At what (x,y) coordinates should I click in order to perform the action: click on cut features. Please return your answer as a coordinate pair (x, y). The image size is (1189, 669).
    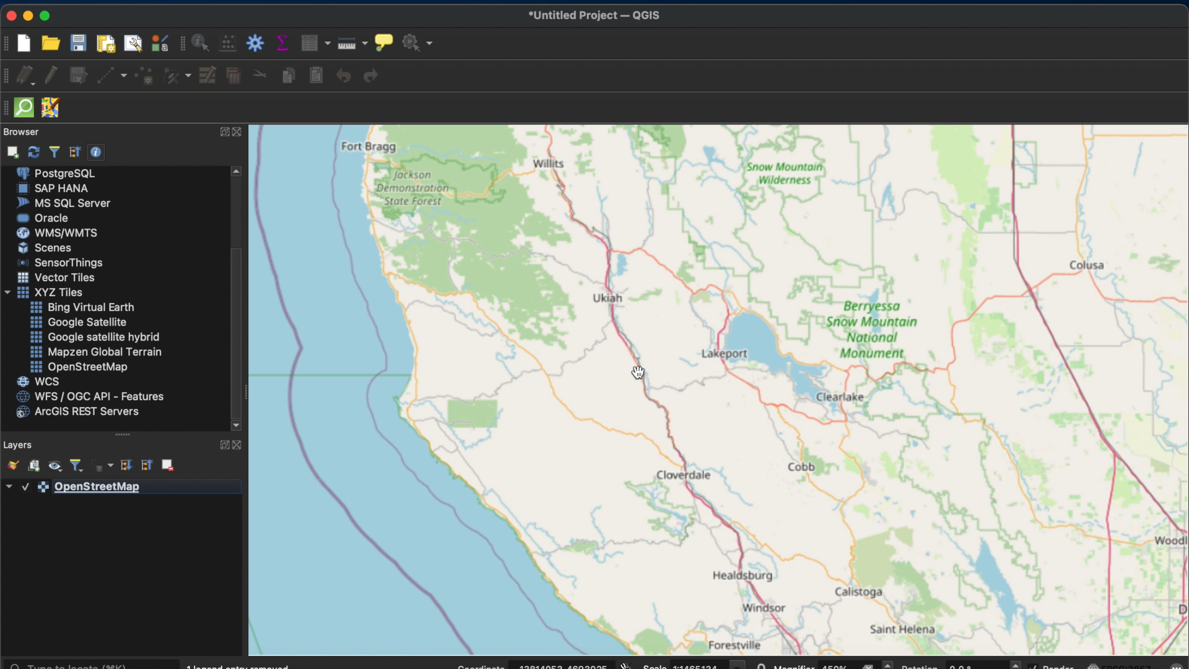
    Looking at the image, I should click on (261, 76).